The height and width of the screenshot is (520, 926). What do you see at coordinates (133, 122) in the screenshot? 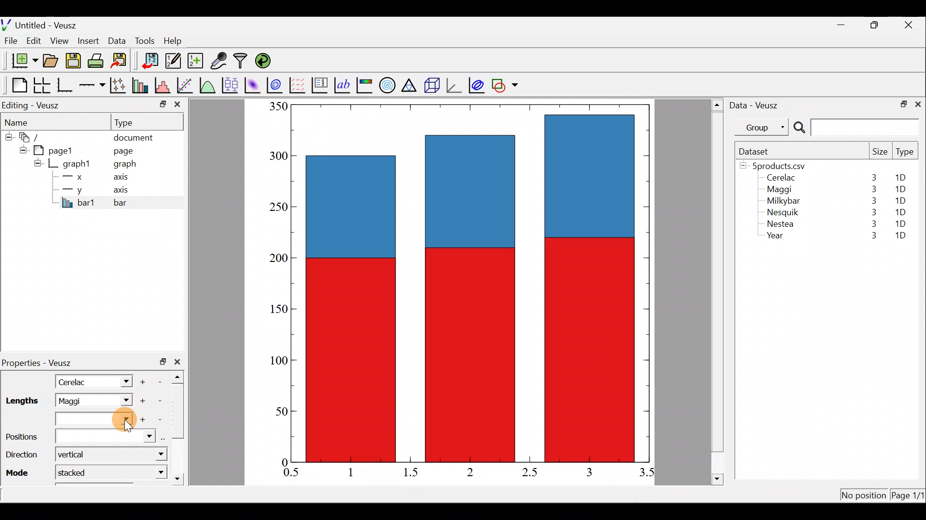
I see `Type` at bounding box center [133, 122].